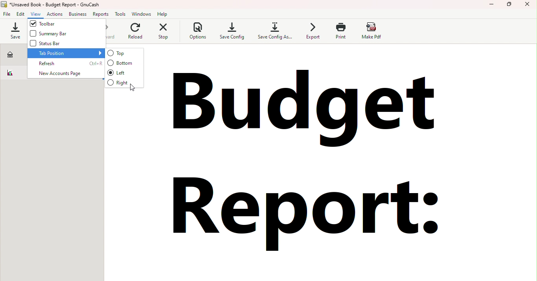 The height and width of the screenshot is (281, 537). I want to click on cursor, so click(132, 88).